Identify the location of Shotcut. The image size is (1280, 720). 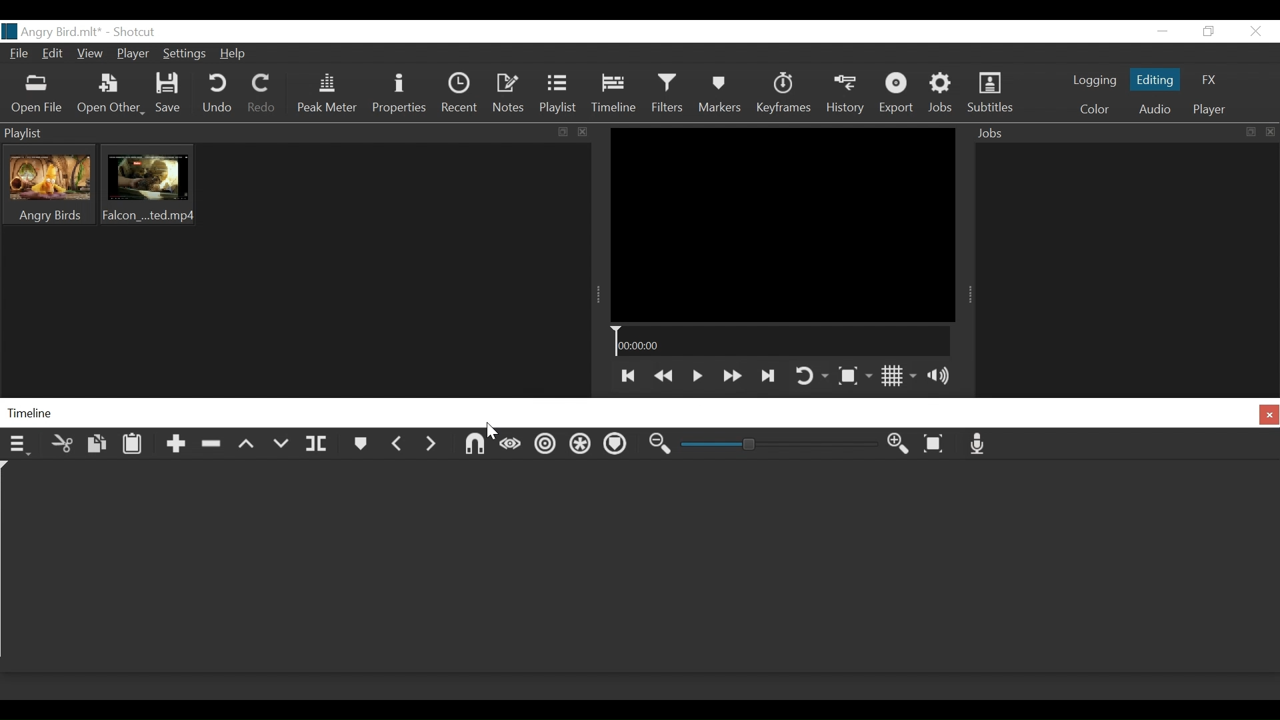
(133, 31).